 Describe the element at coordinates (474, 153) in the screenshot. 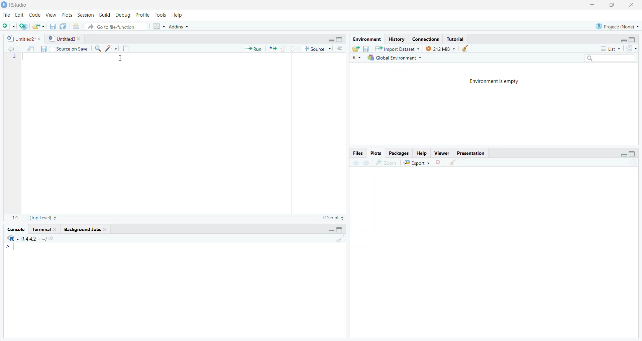

I see `presentation` at that location.